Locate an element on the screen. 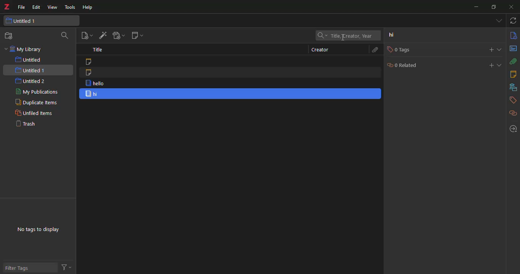 This screenshot has height=274, width=520. related is located at coordinates (513, 113).